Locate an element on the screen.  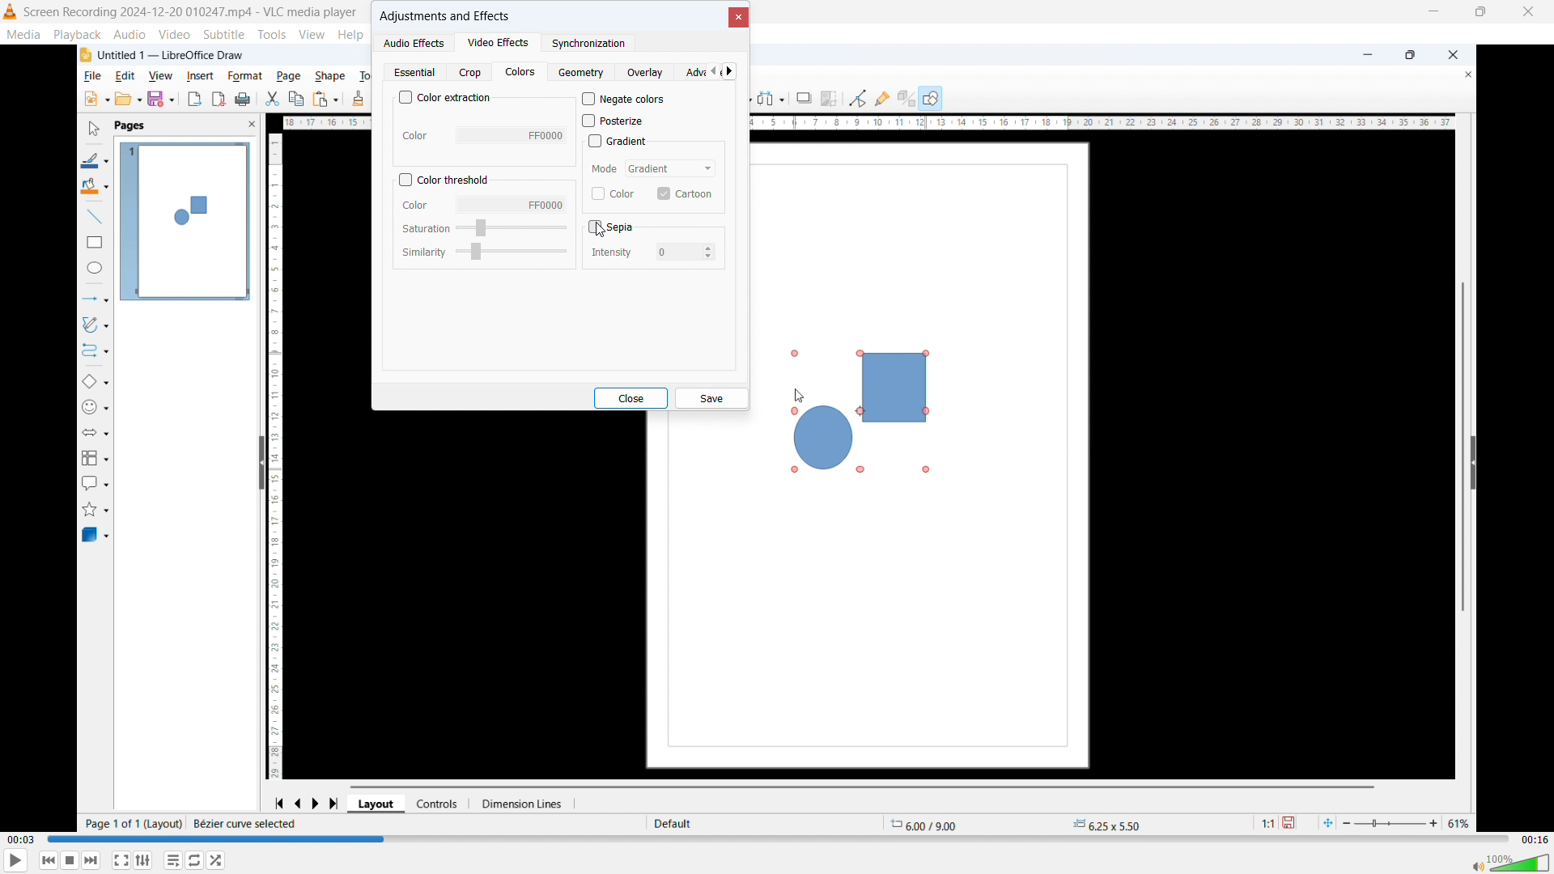
close Dialogue box  is located at coordinates (740, 18).